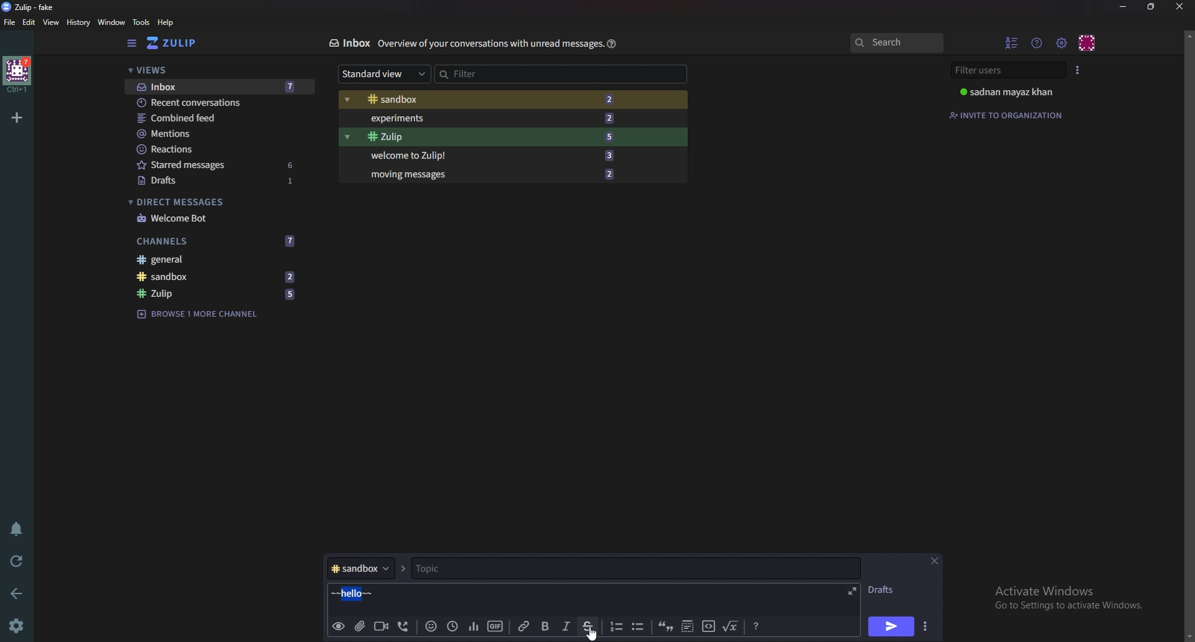 This screenshot has height=642, width=1195. What do you see at coordinates (1075, 70) in the screenshot?
I see `User list style` at bounding box center [1075, 70].